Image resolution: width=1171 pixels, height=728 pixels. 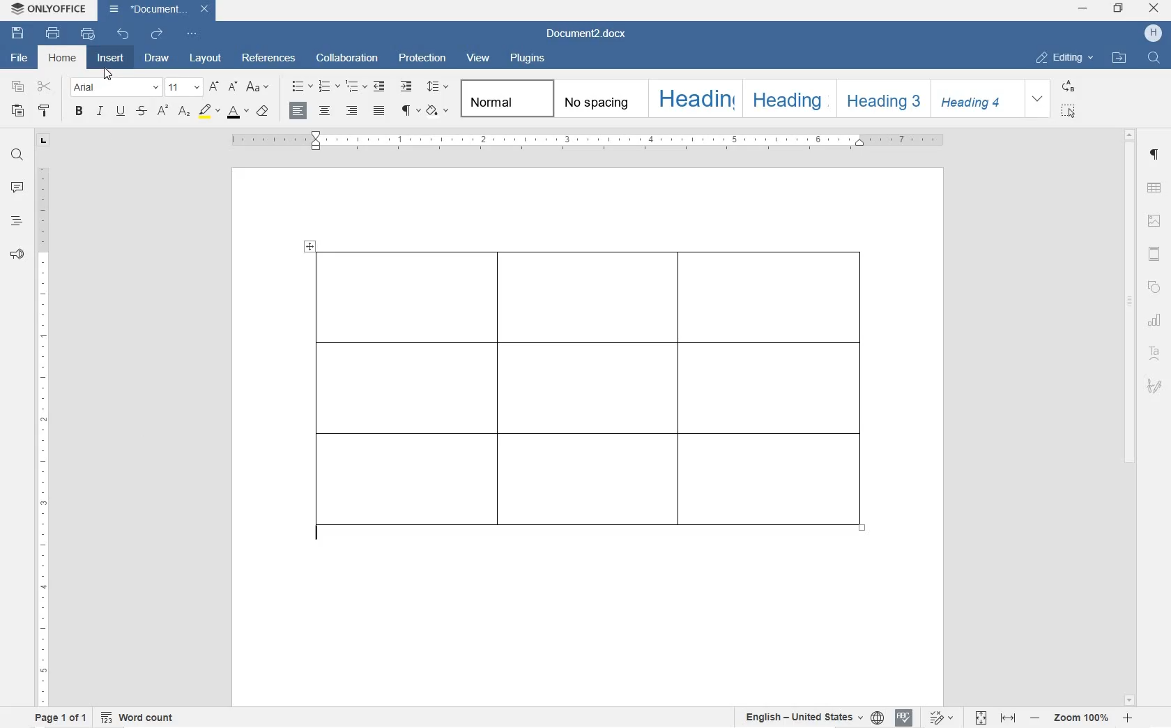 What do you see at coordinates (79, 112) in the screenshot?
I see `bold` at bounding box center [79, 112].